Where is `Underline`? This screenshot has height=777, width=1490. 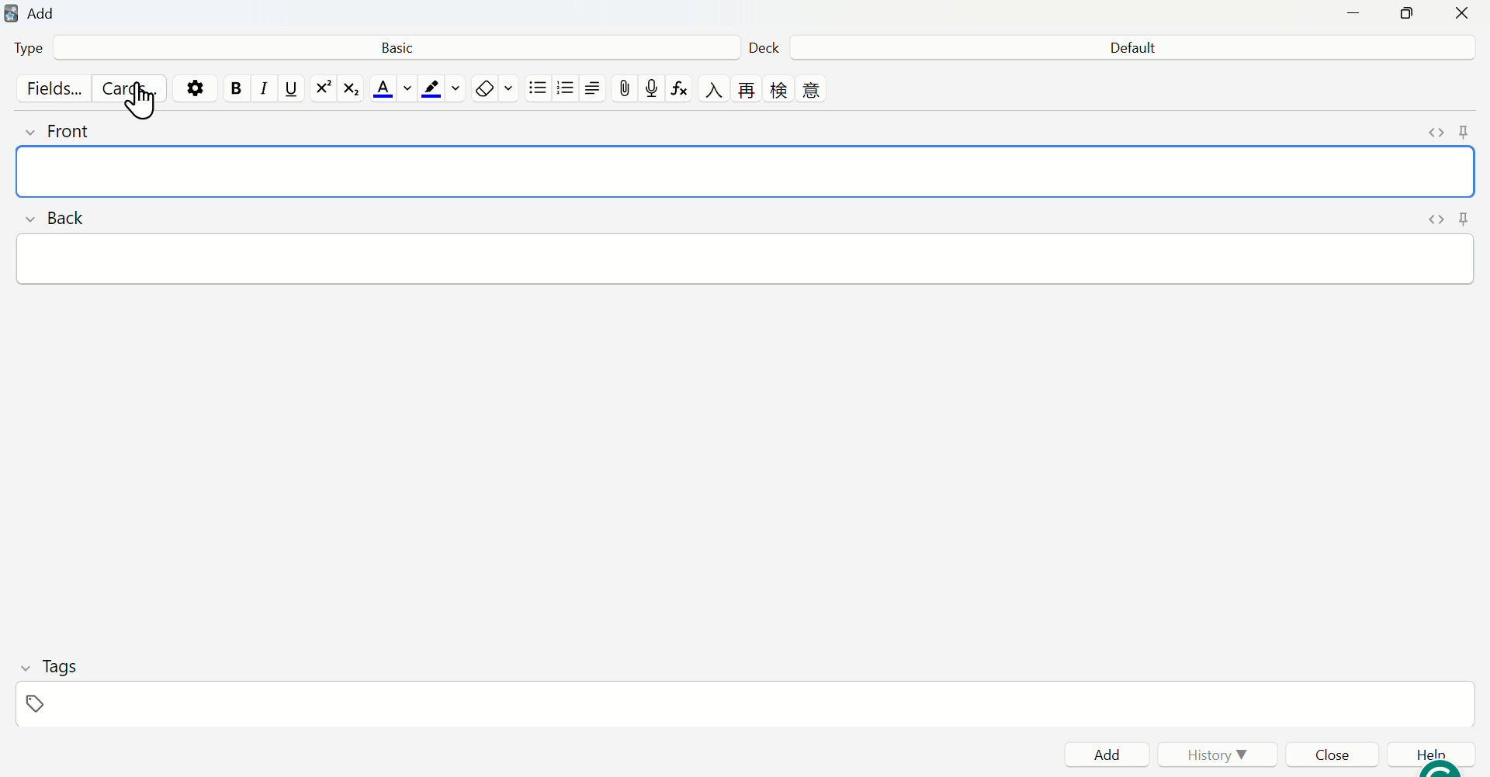
Underline is located at coordinates (291, 88).